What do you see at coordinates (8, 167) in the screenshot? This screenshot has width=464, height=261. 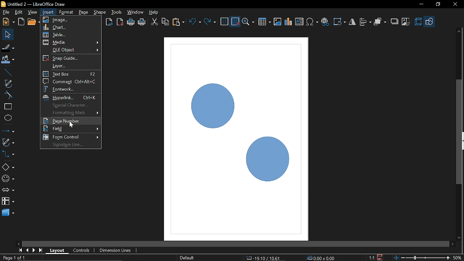 I see `Shapes` at bounding box center [8, 167].